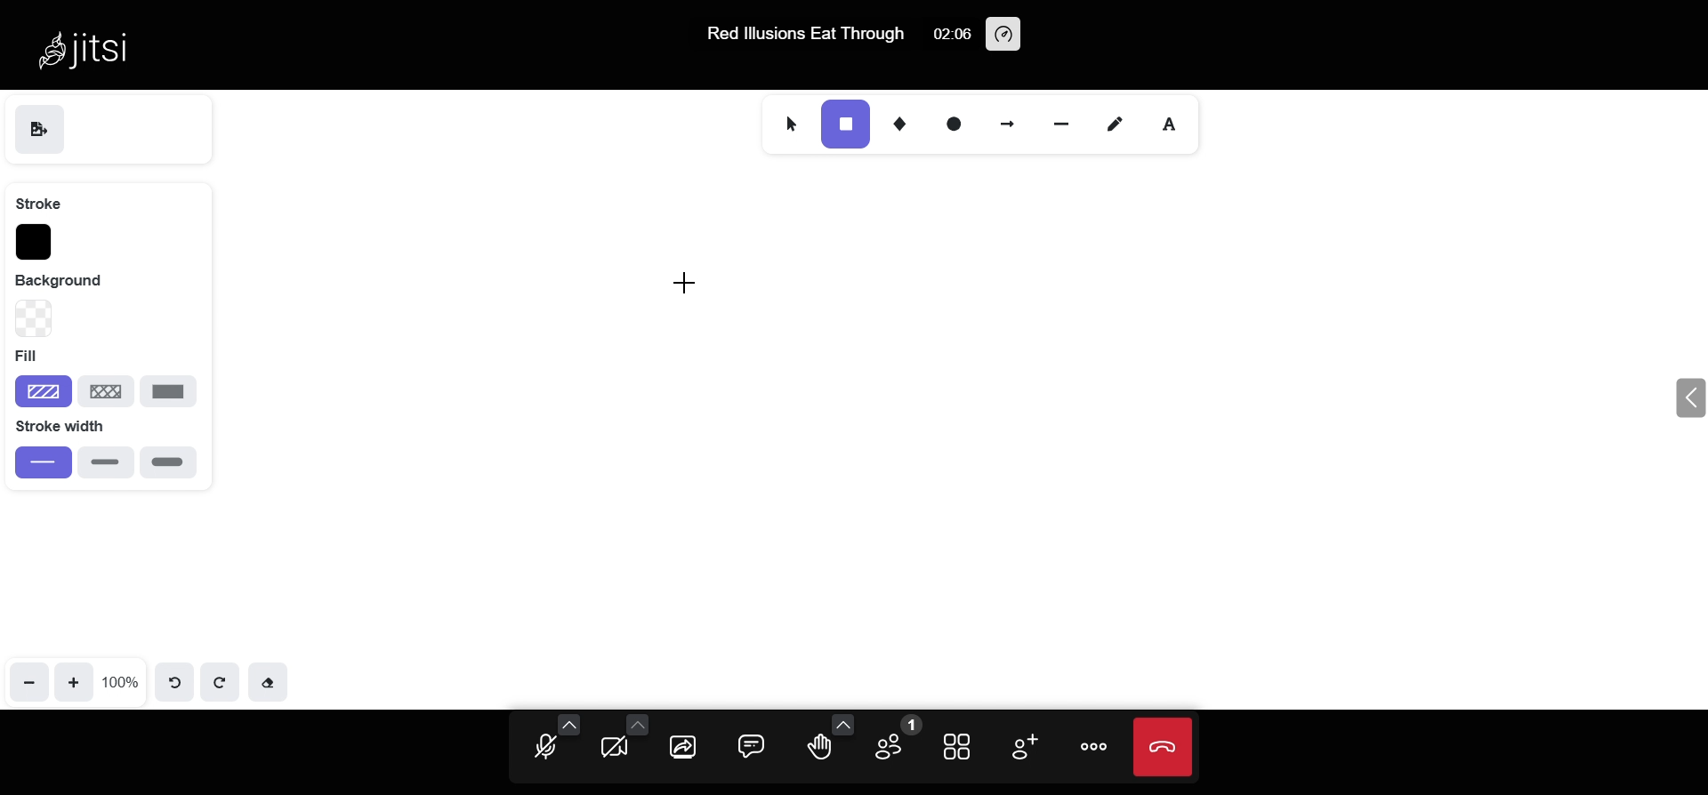 This screenshot has width=1708, height=795. Describe the element at coordinates (43, 390) in the screenshot. I see `hatchure` at that location.